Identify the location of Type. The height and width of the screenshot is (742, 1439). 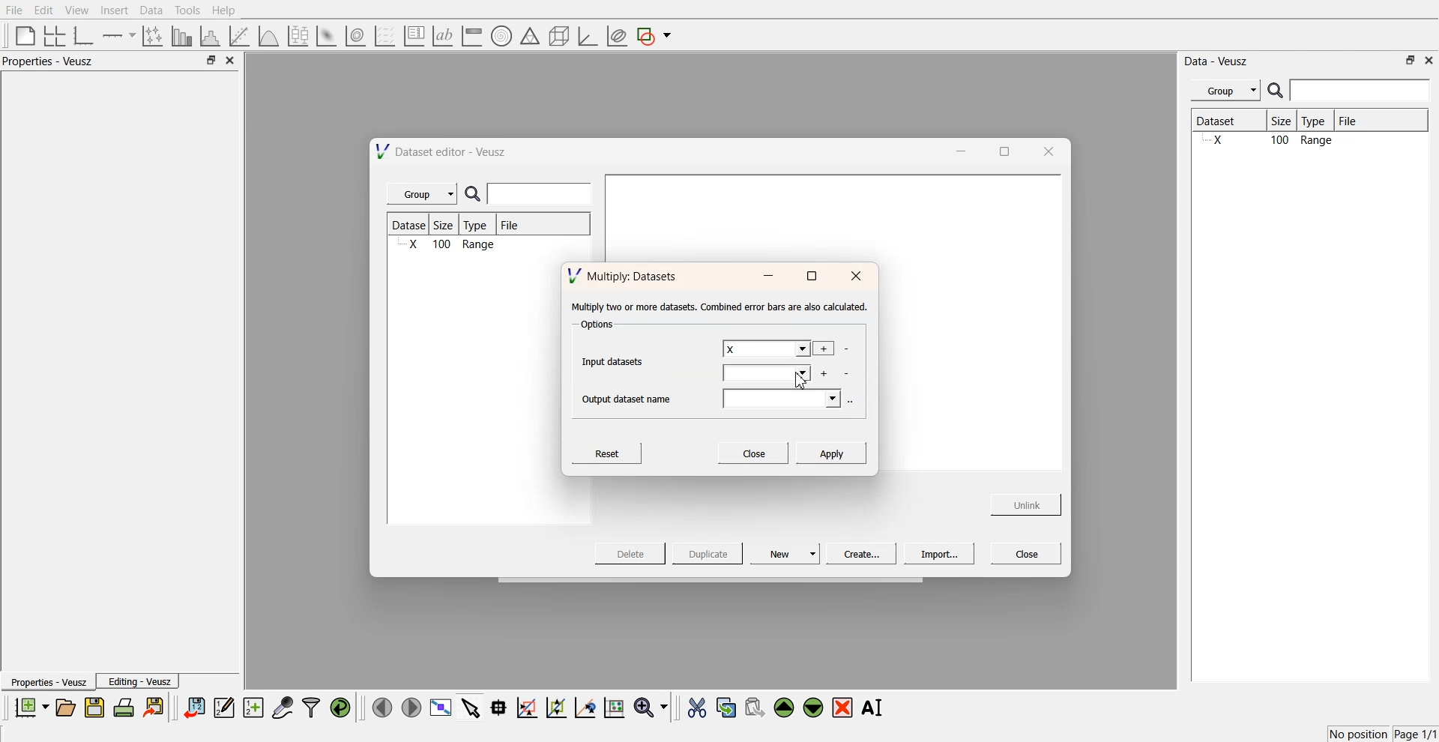
(480, 225).